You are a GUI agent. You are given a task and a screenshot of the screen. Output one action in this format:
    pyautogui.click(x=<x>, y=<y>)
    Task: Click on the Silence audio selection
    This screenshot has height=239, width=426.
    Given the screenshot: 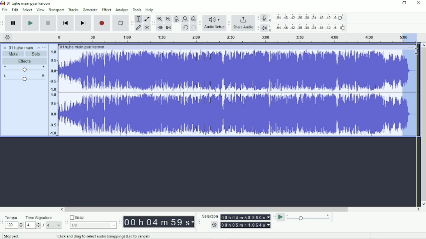 What is the action you would take?
    pyautogui.click(x=169, y=27)
    